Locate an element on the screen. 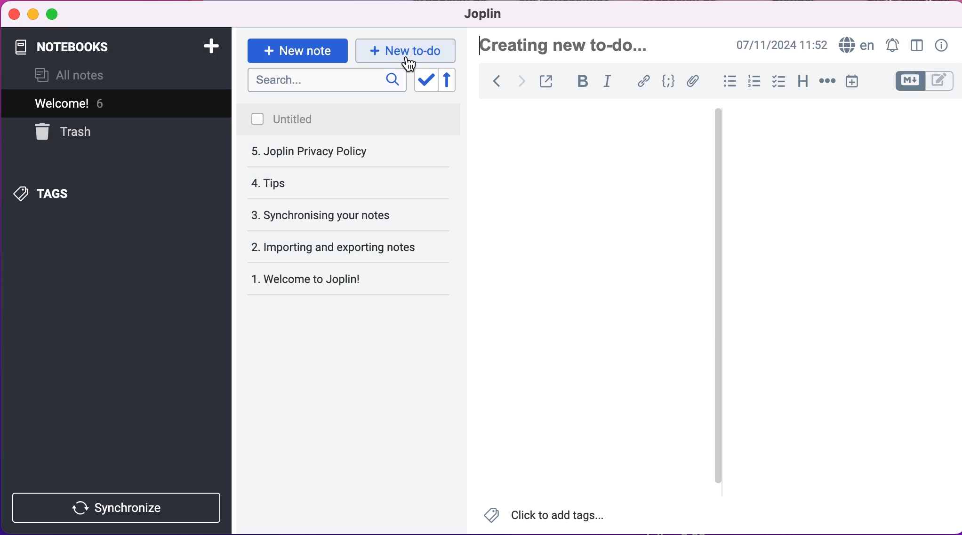 The height and width of the screenshot is (535, 962). all notes is located at coordinates (75, 76).